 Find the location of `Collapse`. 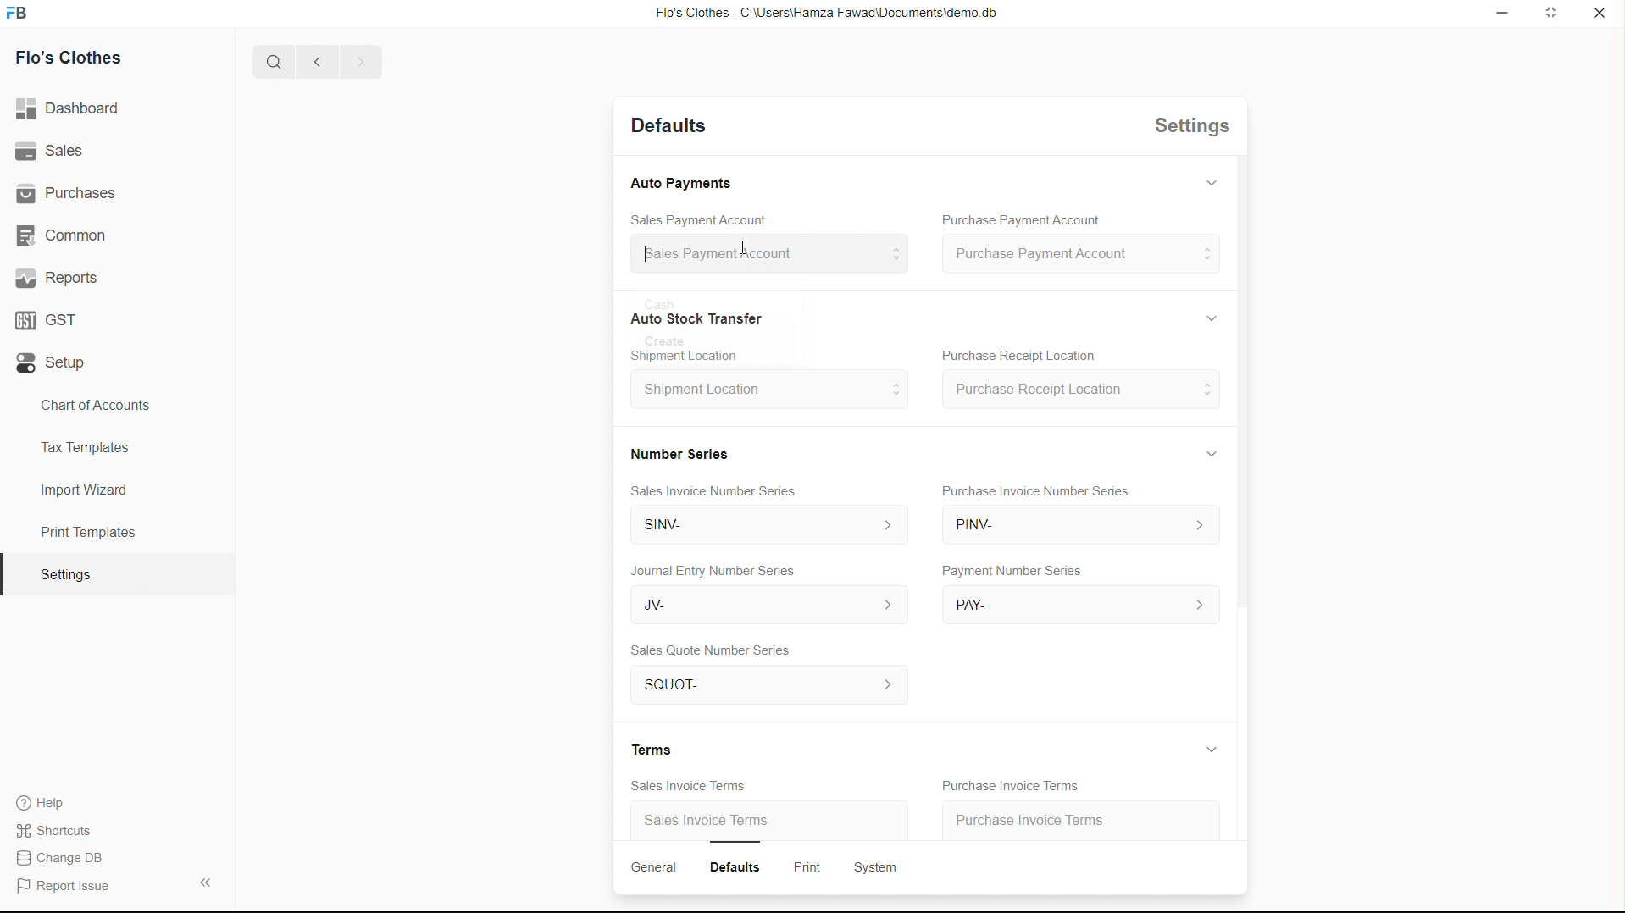

Collapse is located at coordinates (204, 882).